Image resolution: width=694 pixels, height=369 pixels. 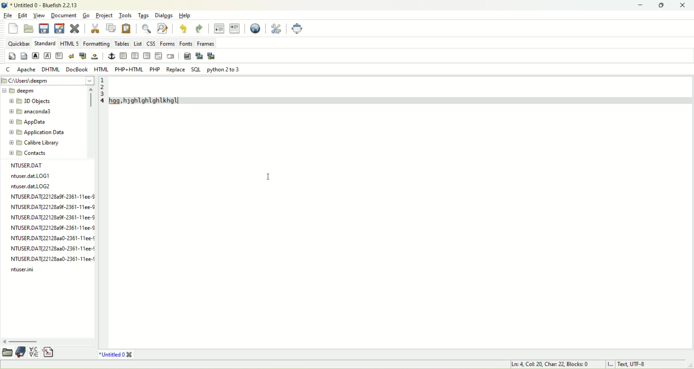 What do you see at coordinates (642, 6) in the screenshot?
I see `minimize` at bounding box center [642, 6].